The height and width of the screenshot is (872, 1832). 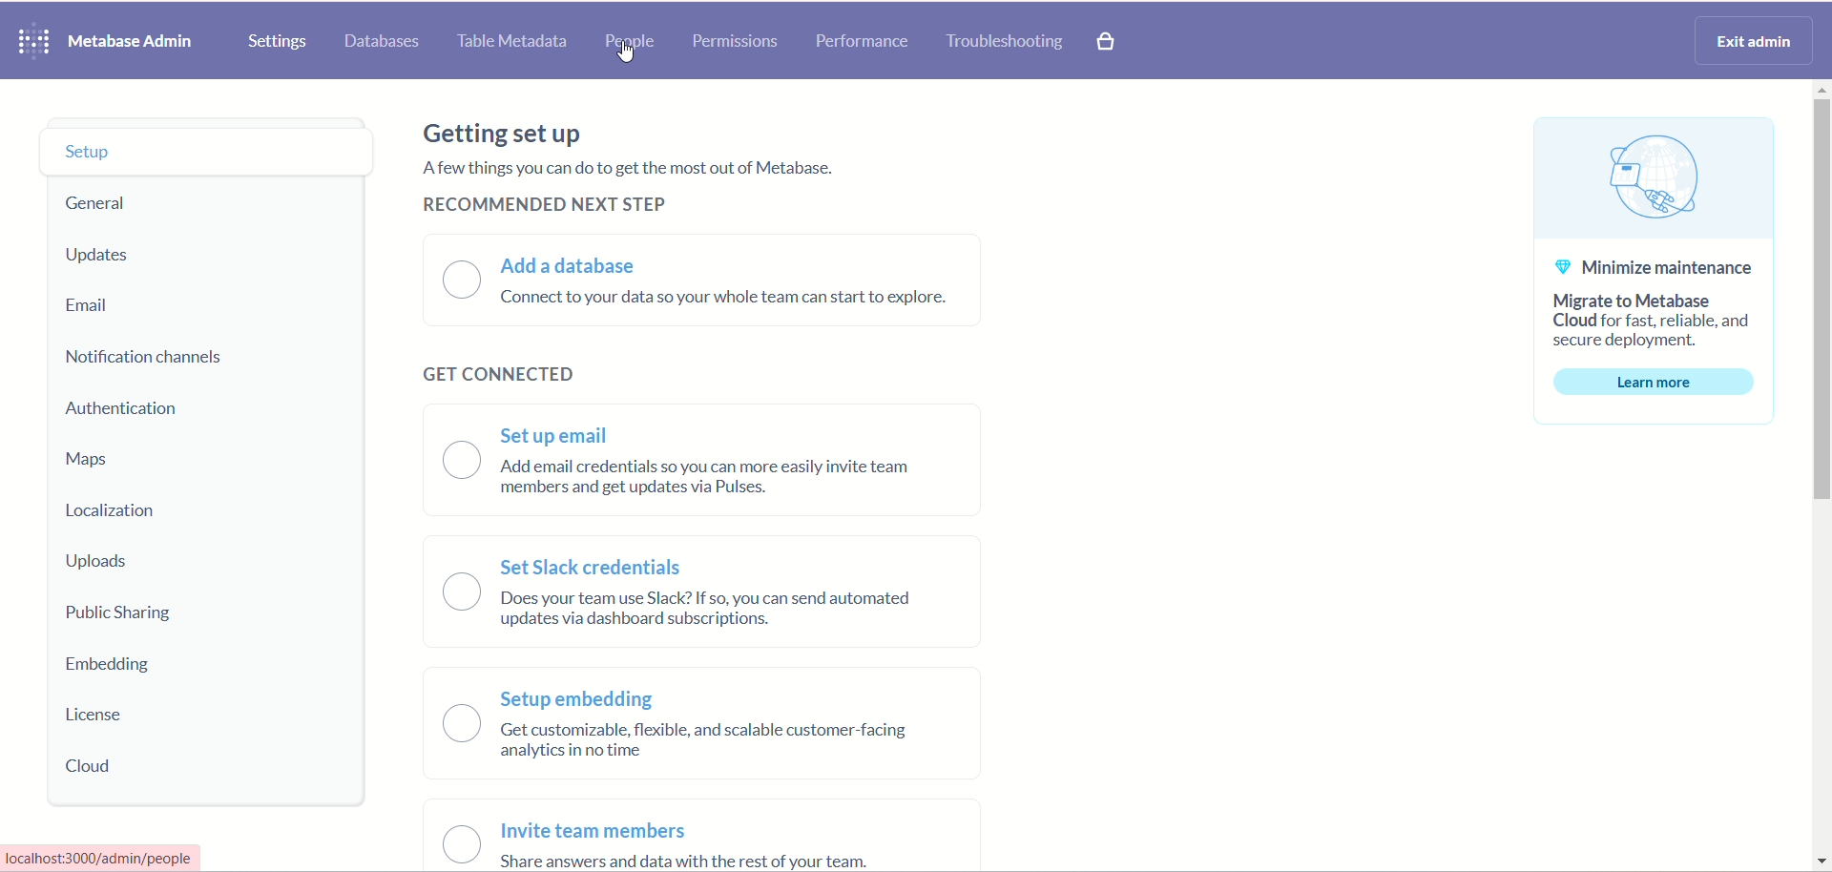 I want to click on public sharing, so click(x=121, y=616).